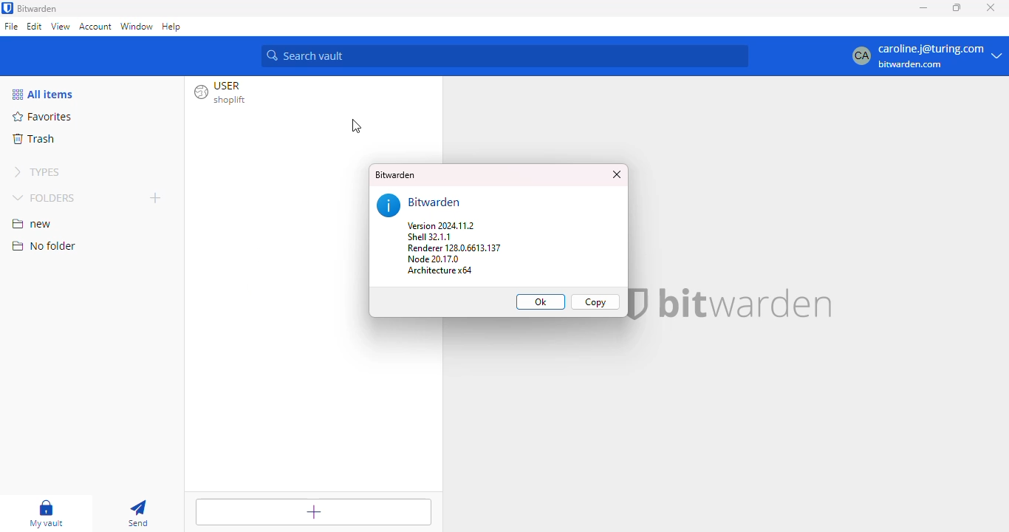 The width and height of the screenshot is (1009, 532). Describe the element at coordinates (640, 304) in the screenshot. I see `logo` at that location.